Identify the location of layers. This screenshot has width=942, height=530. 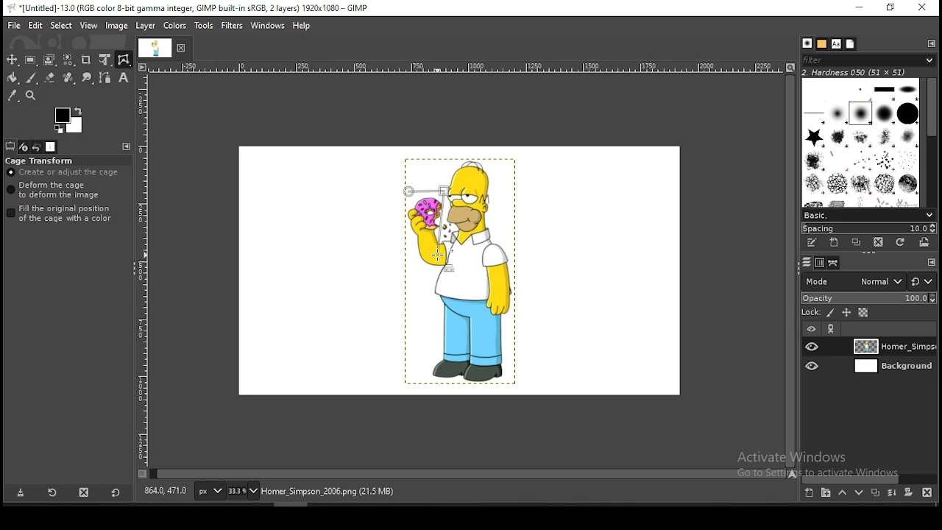
(804, 262).